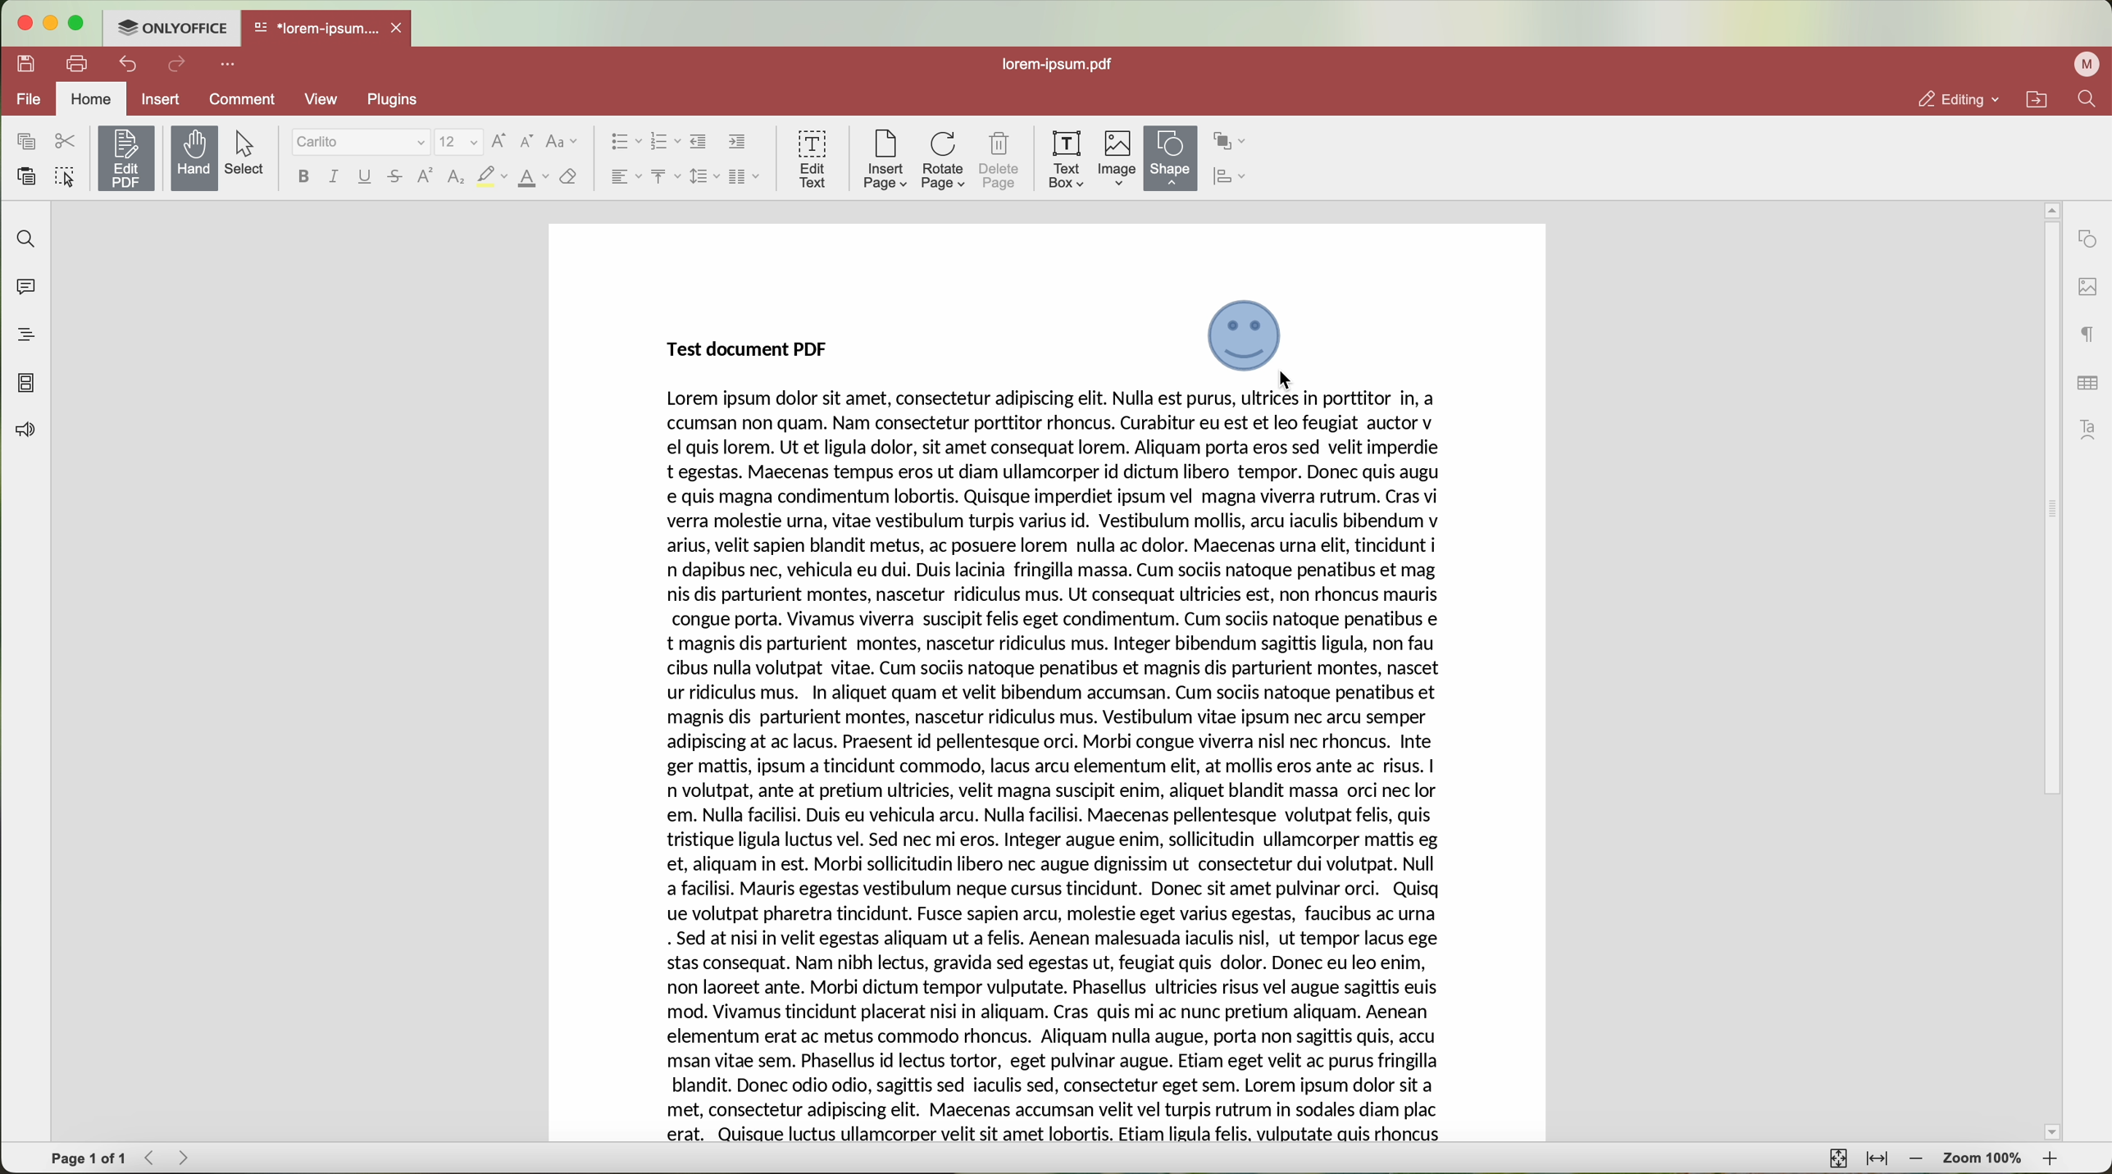 This screenshot has width=2112, height=1174. Describe the element at coordinates (26, 430) in the screenshot. I see `feedback and support` at that location.